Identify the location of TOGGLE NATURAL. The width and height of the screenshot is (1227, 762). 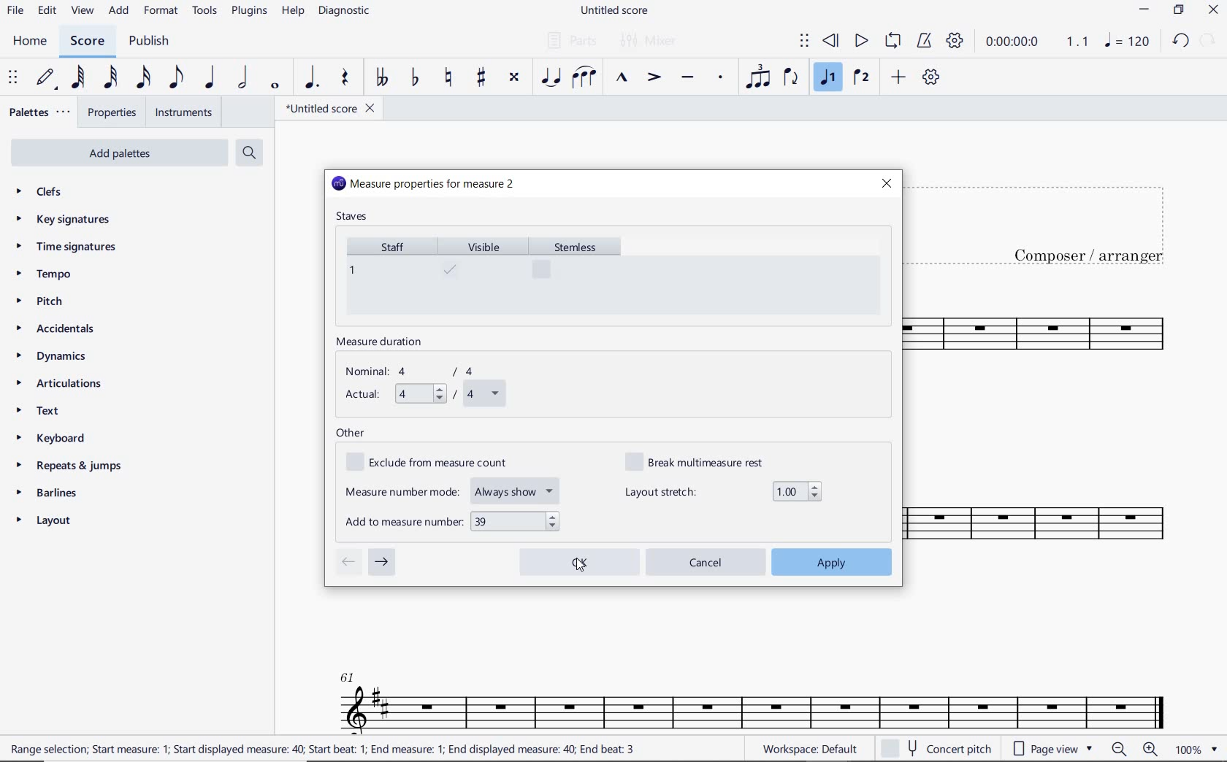
(451, 78).